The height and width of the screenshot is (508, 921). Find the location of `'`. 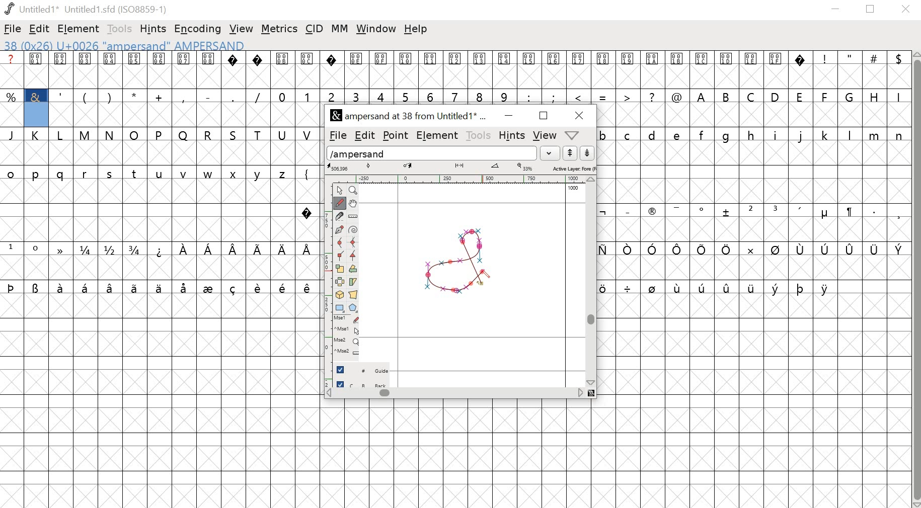

' is located at coordinates (61, 96).